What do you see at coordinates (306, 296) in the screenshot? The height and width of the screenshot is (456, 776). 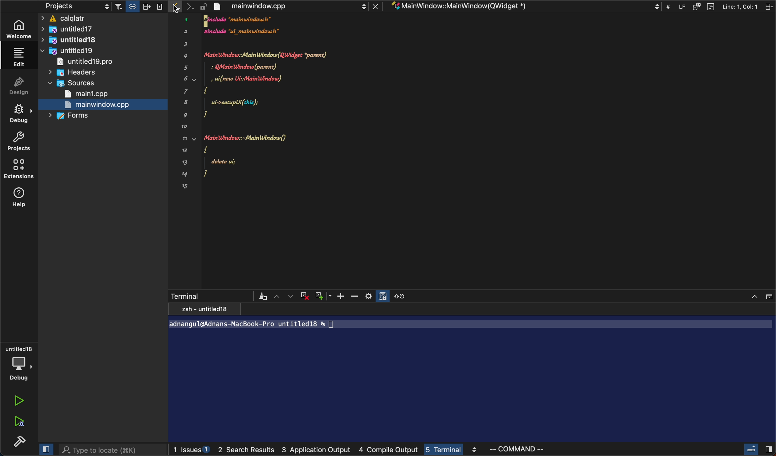 I see `cross` at bounding box center [306, 296].